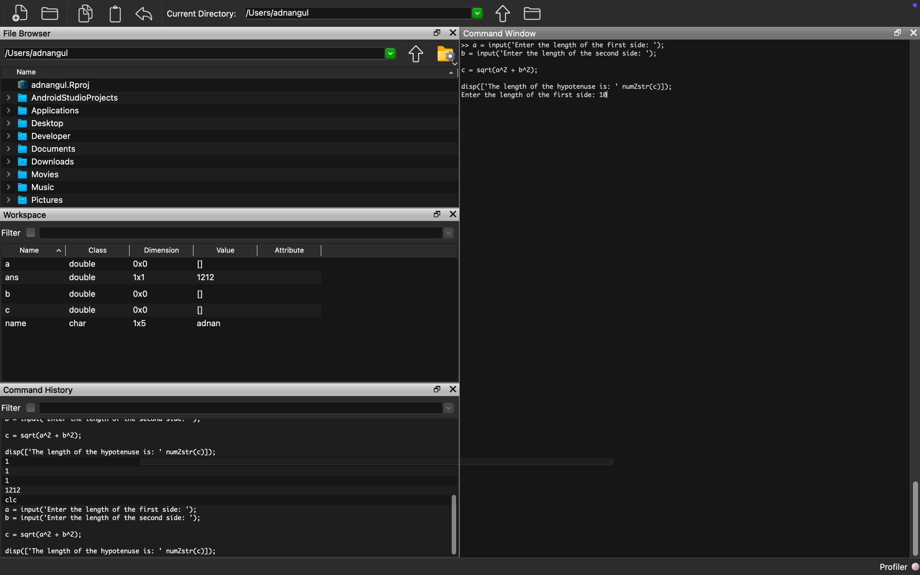  Describe the element at coordinates (80, 324) in the screenshot. I see `char` at that location.